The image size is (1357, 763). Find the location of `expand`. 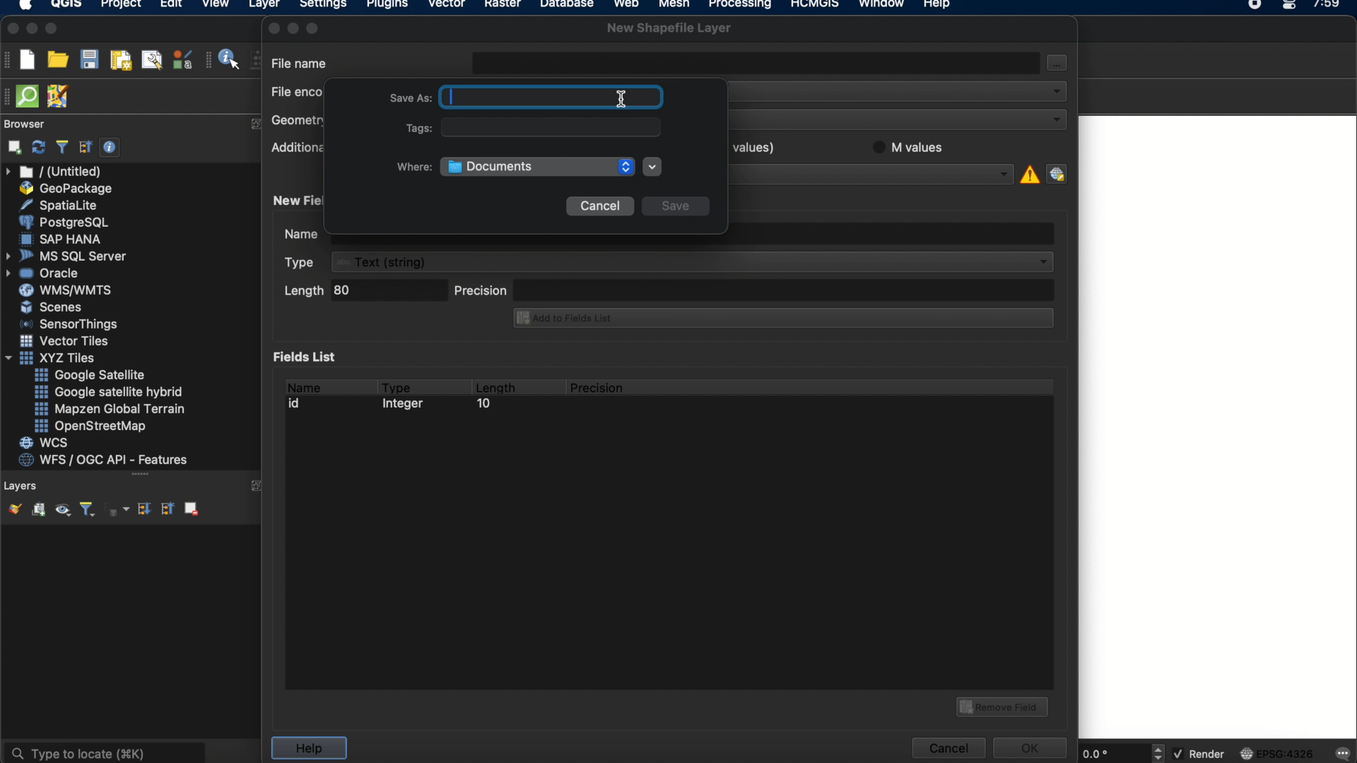

expand is located at coordinates (256, 486).